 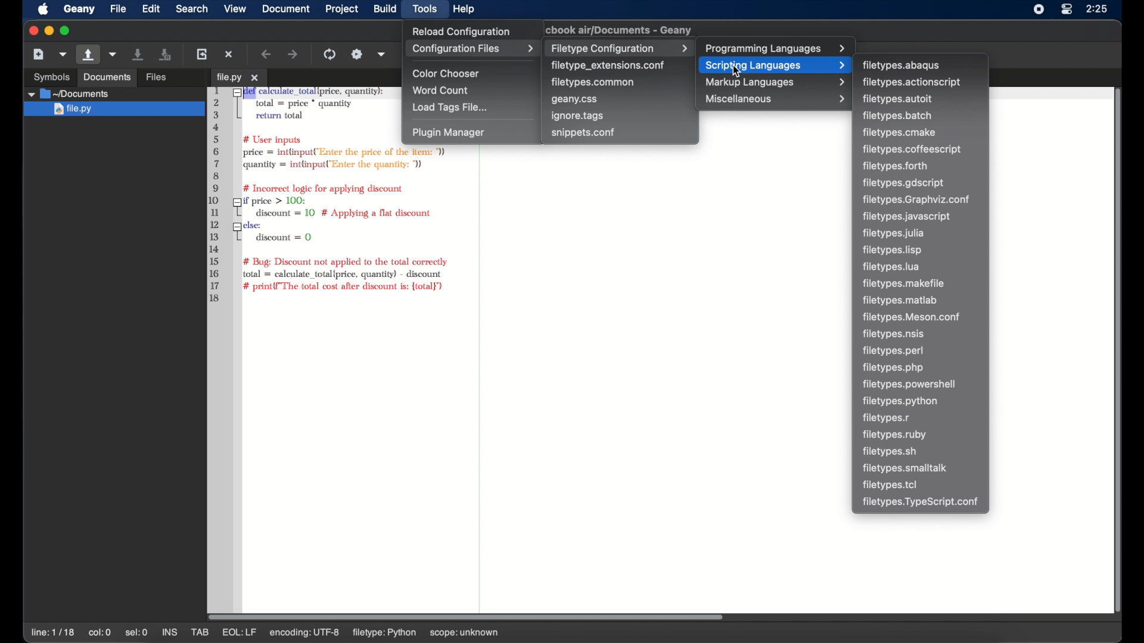 What do you see at coordinates (118, 9) in the screenshot?
I see `file` at bounding box center [118, 9].